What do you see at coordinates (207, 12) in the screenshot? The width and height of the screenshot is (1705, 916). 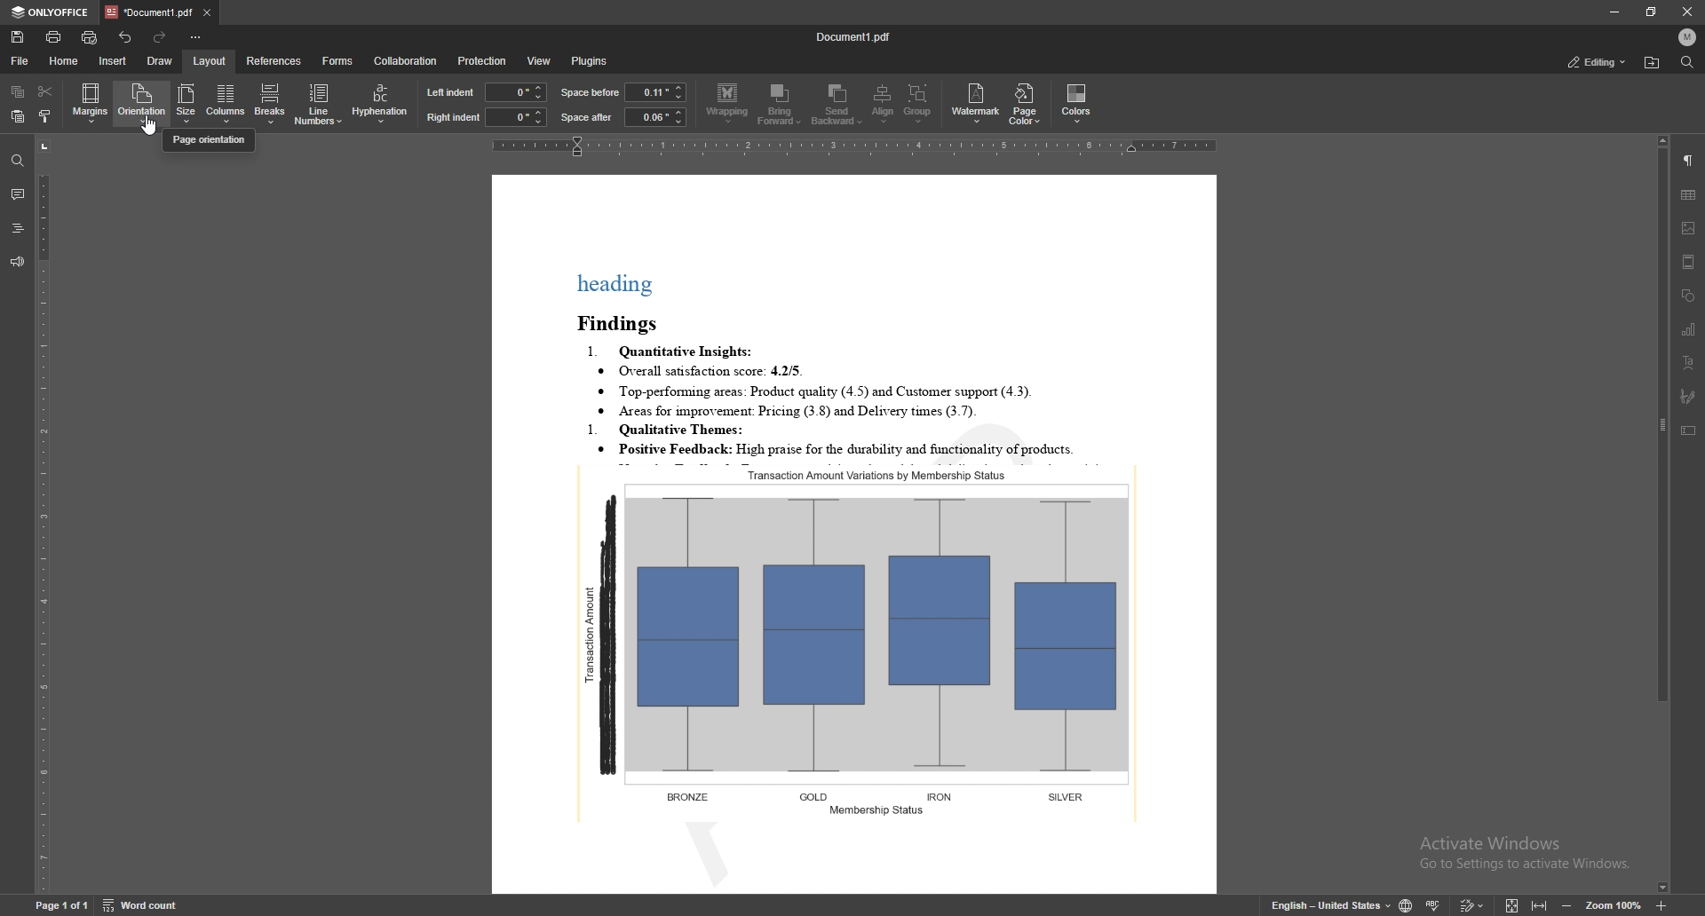 I see `close tab` at bounding box center [207, 12].